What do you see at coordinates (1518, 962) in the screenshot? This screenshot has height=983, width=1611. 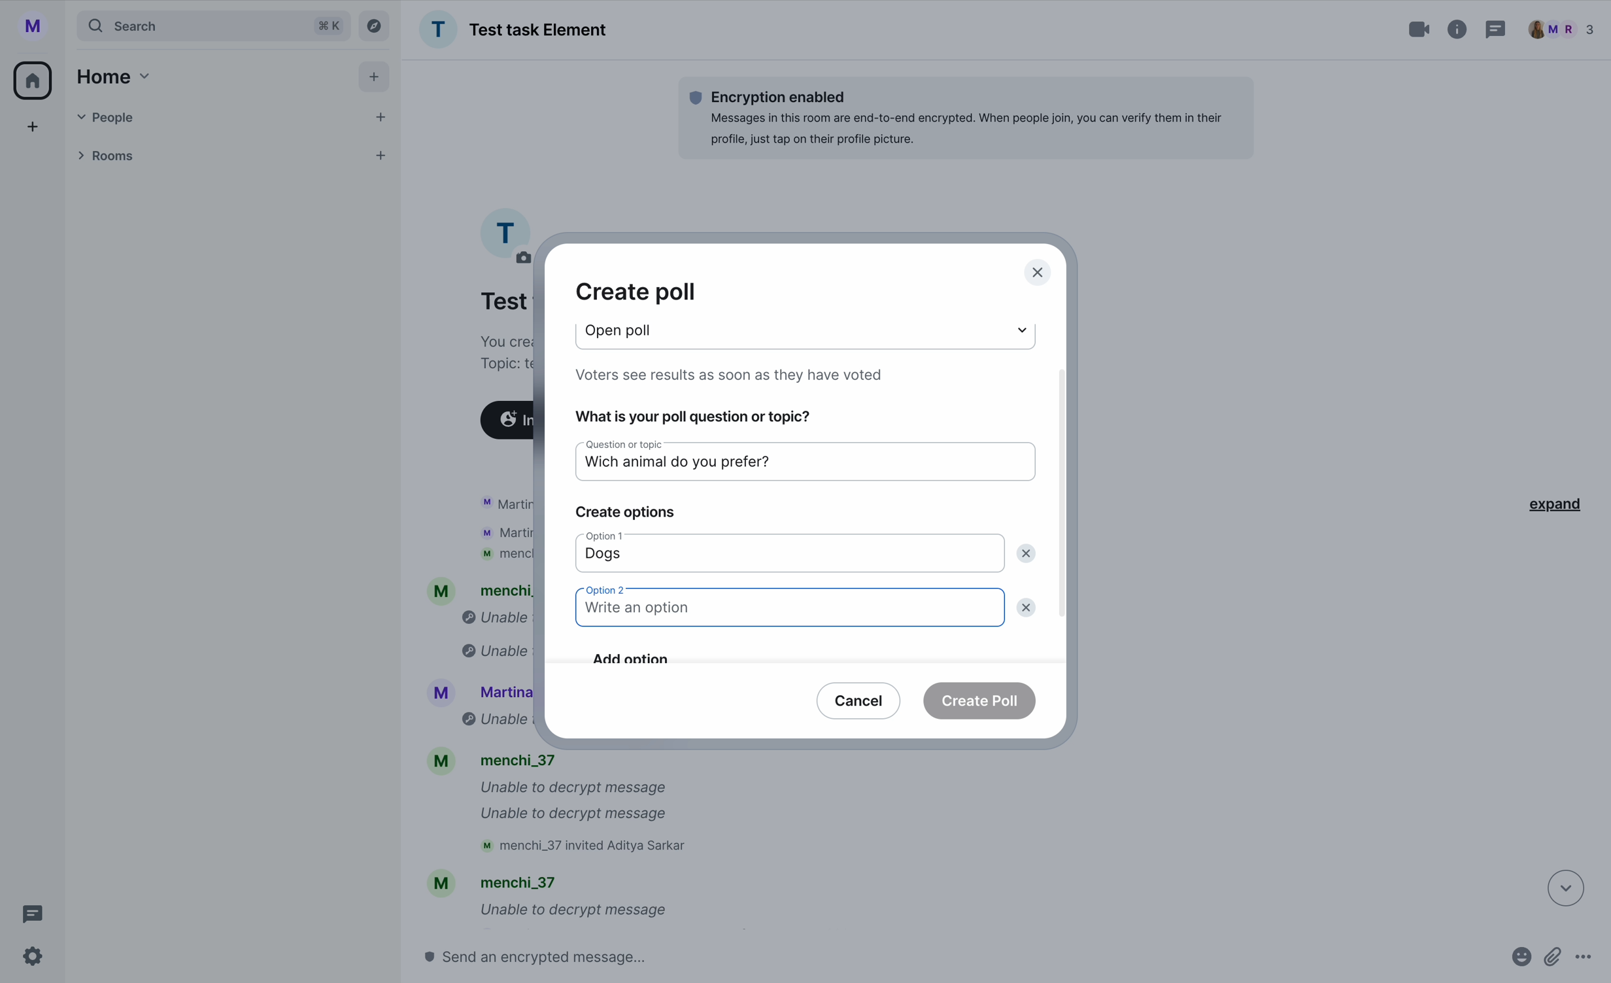 I see `emojis` at bounding box center [1518, 962].